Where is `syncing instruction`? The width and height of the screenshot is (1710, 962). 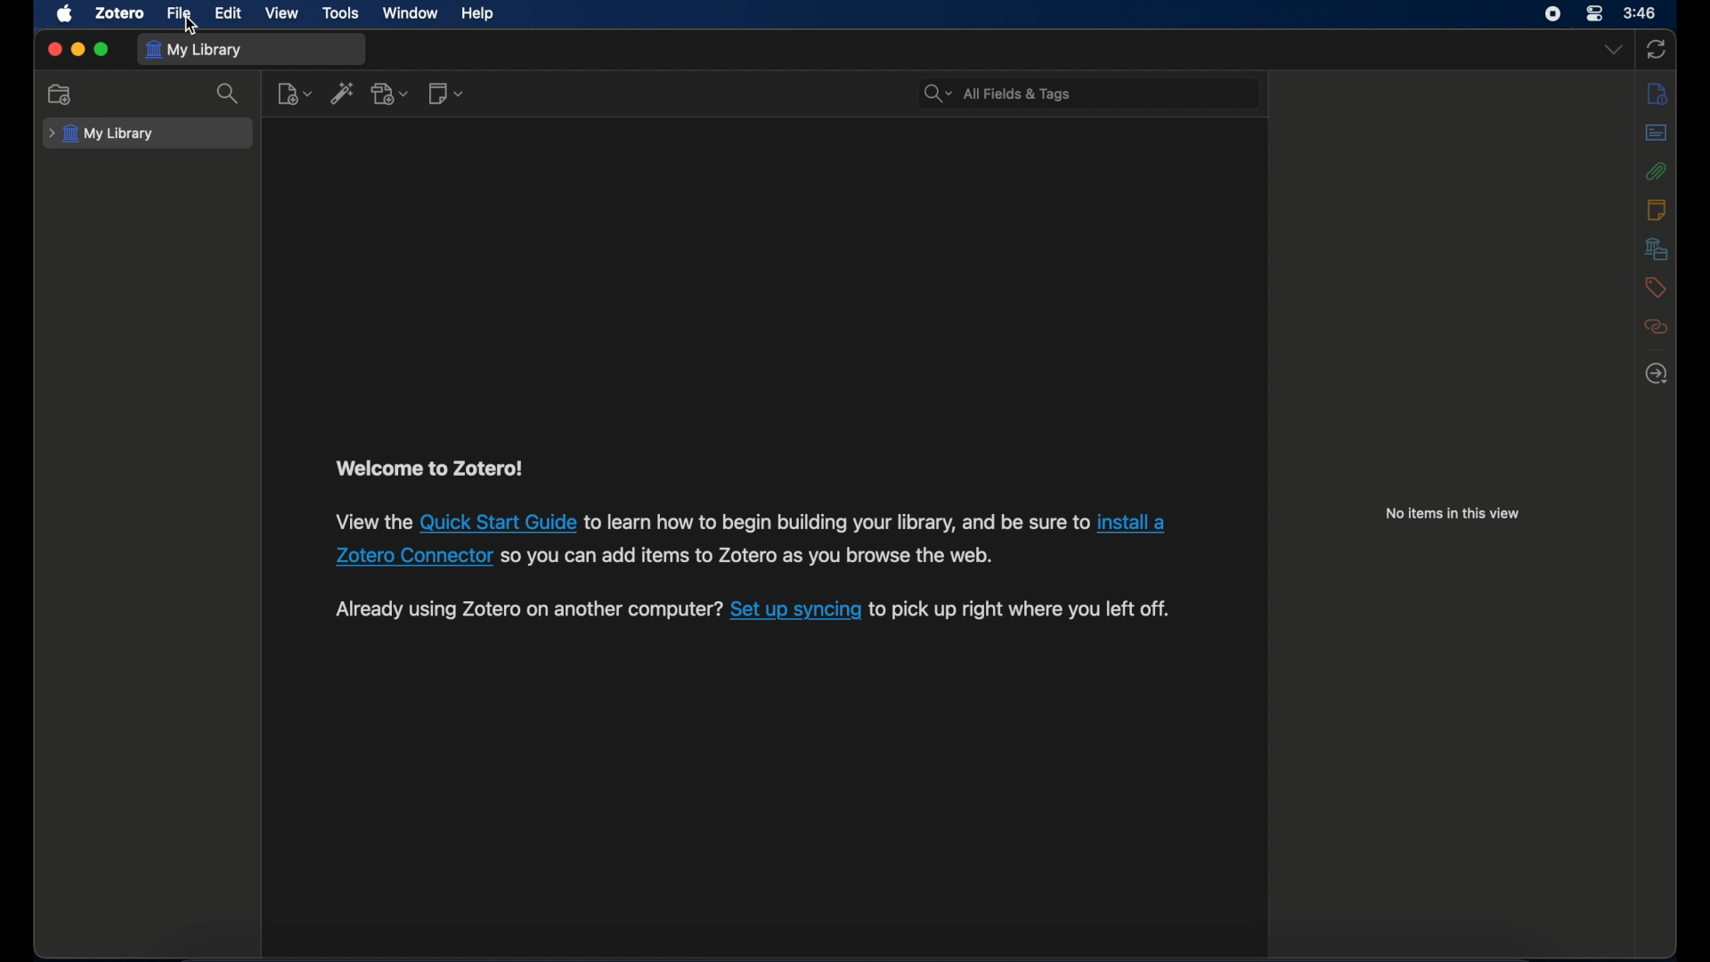 syncing instruction is located at coordinates (752, 610).